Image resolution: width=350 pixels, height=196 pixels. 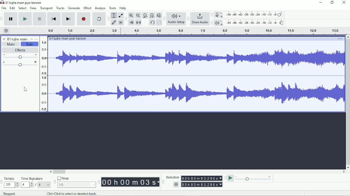 What do you see at coordinates (2, 19) in the screenshot?
I see `Audacity transport toolbar` at bounding box center [2, 19].